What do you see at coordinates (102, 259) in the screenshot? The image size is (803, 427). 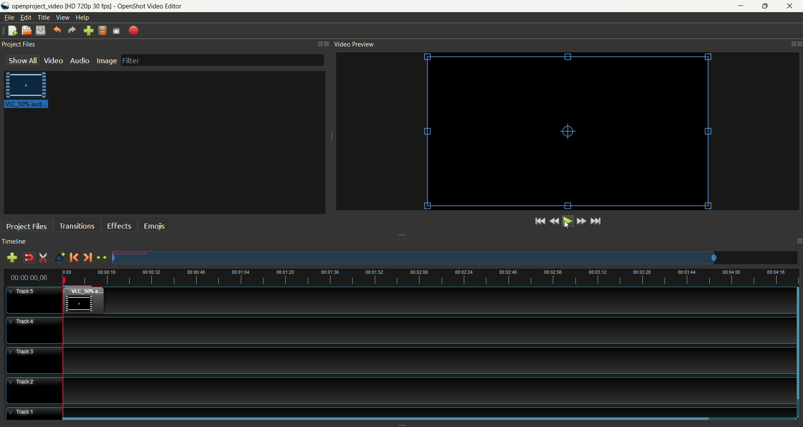 I see `center the timeline on the playhead` at bounding box center [102, 259].